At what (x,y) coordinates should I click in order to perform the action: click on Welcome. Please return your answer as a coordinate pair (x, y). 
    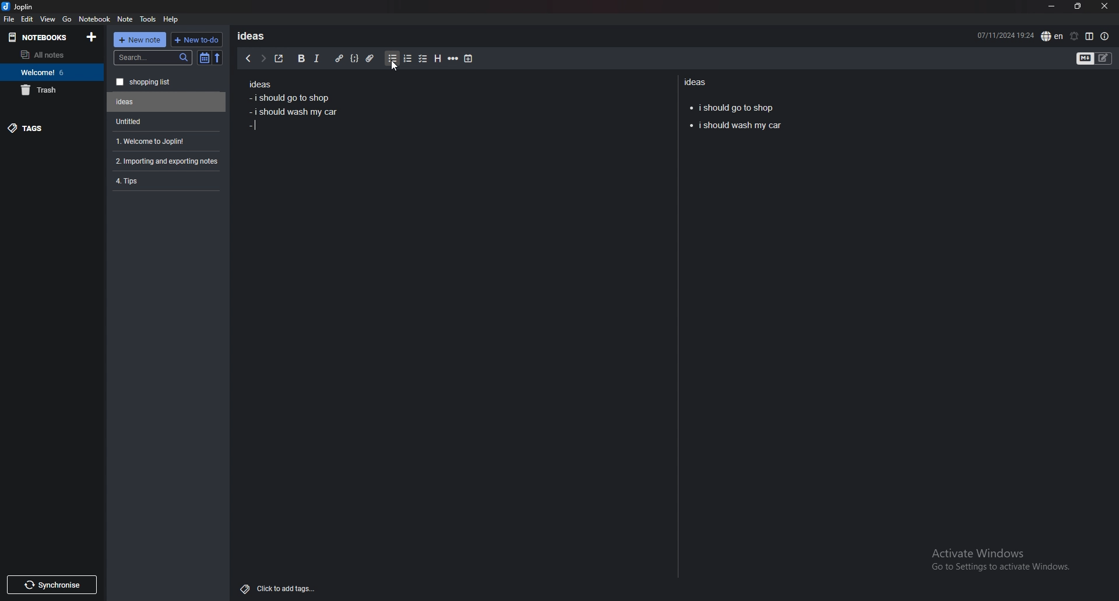
    Looking at the image, I should click on (51, 72).